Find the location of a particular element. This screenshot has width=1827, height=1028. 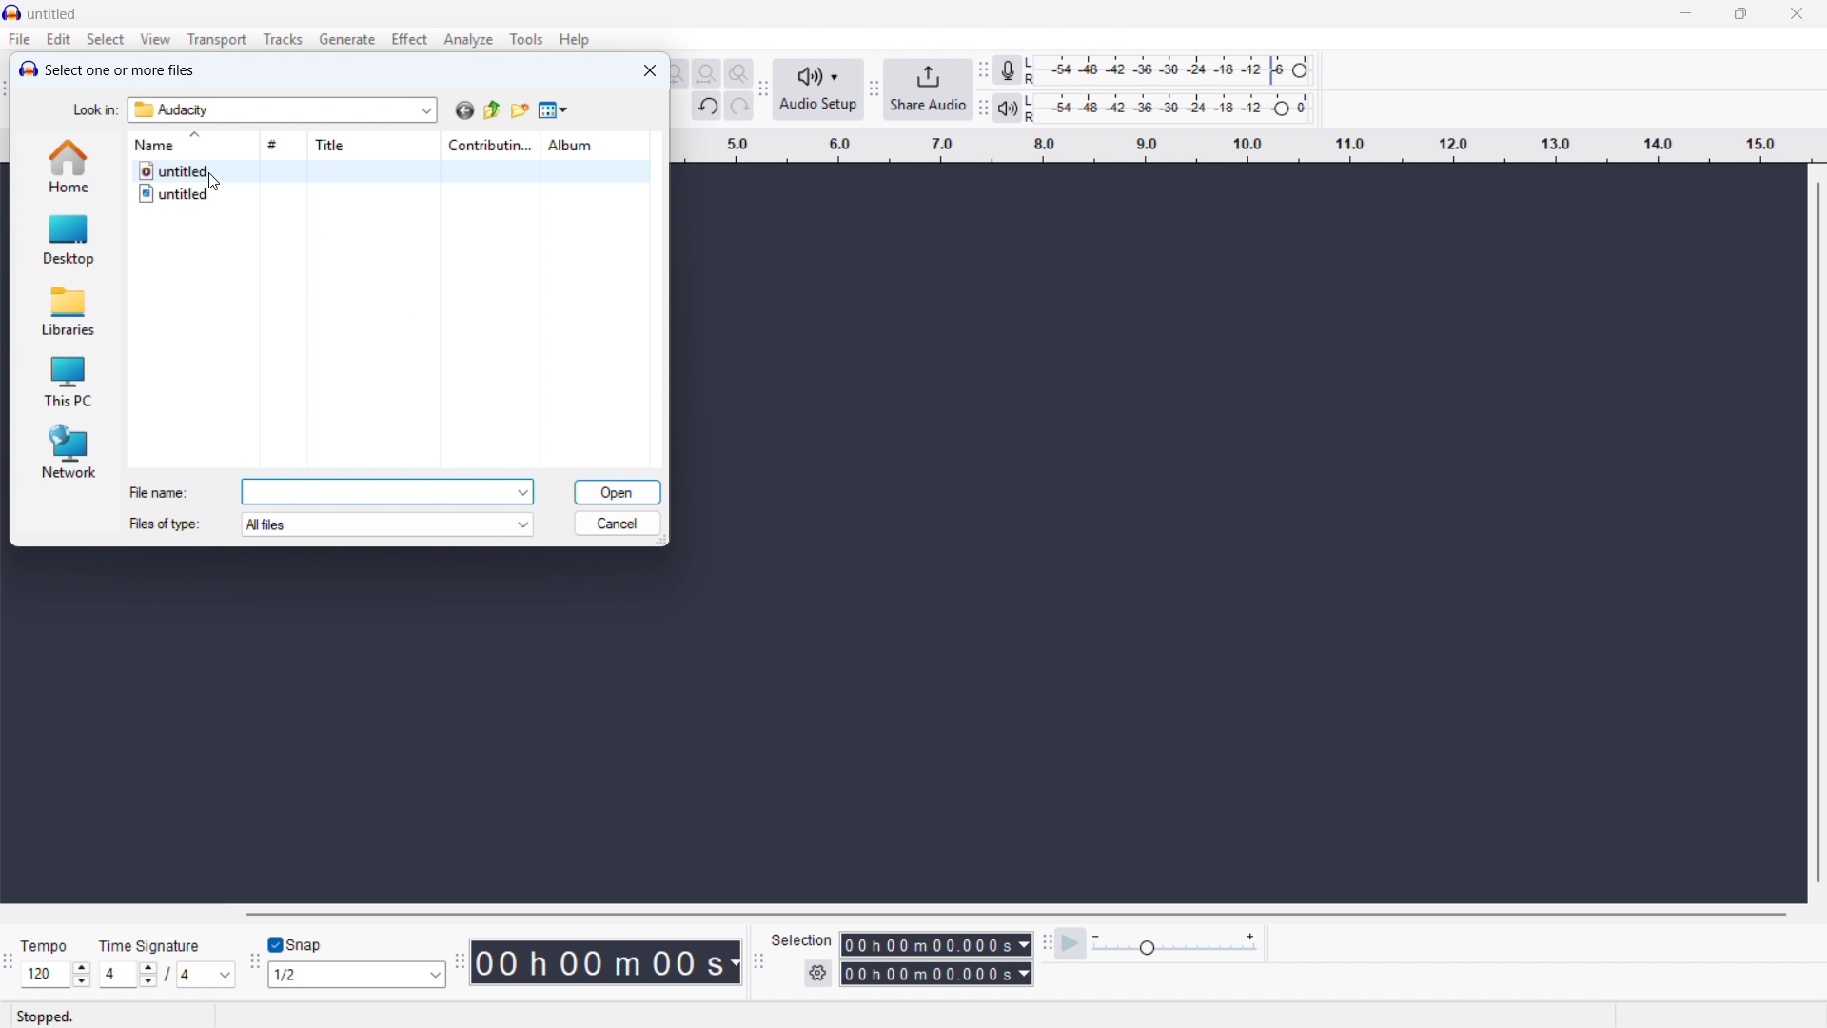

Play at speed  is located at coordinates (1071, 942).